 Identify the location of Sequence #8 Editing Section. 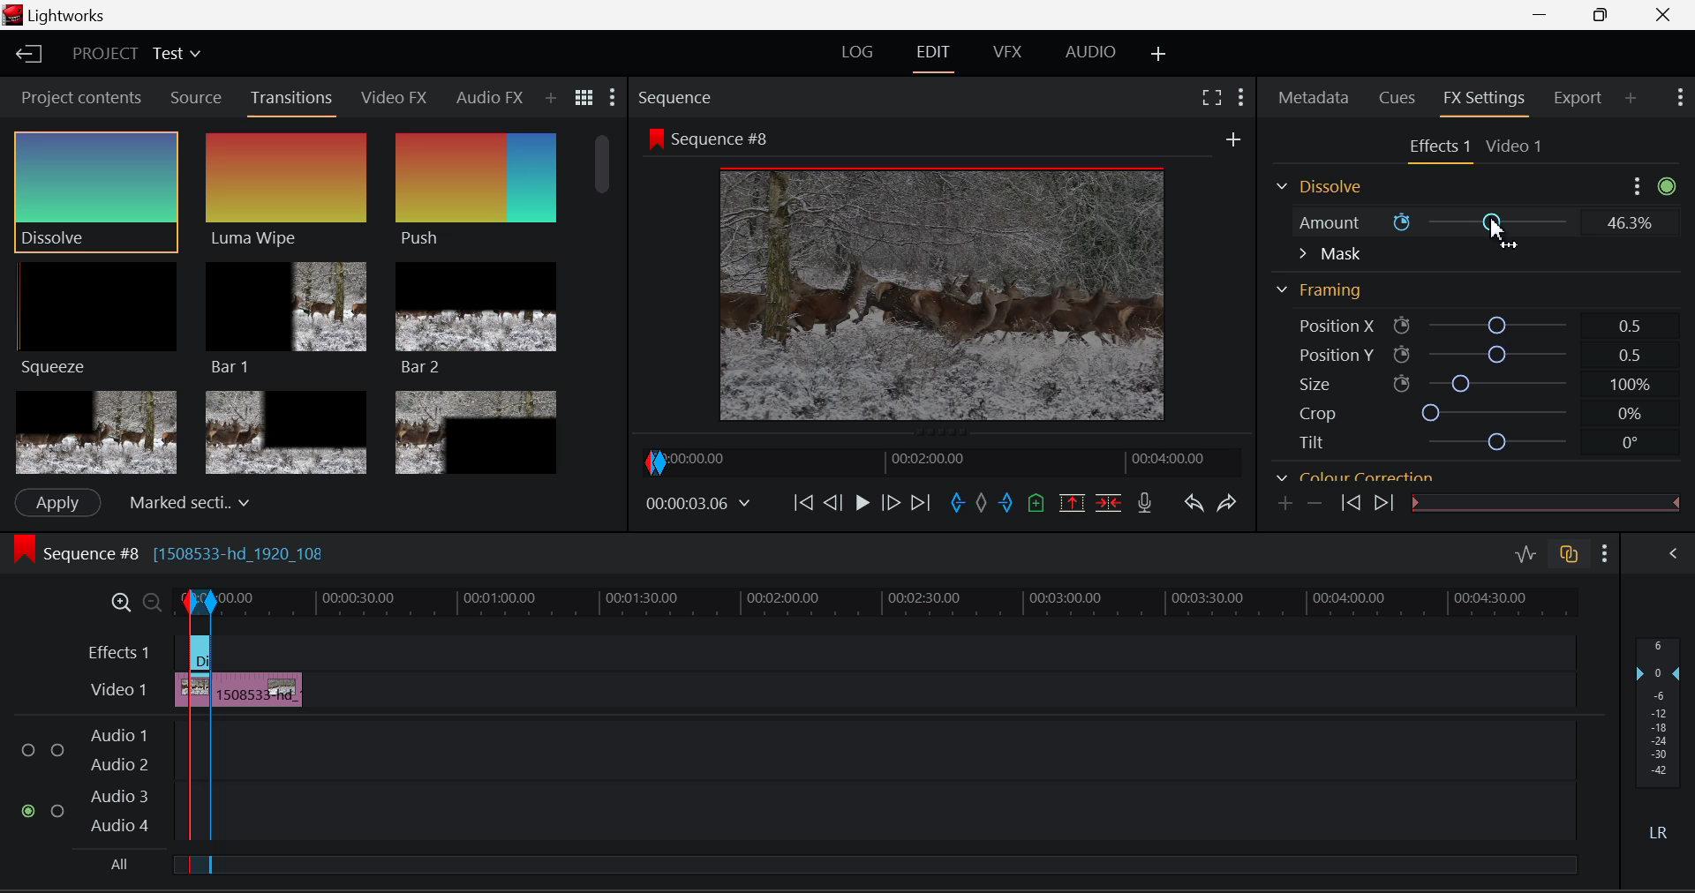
(222, 556).